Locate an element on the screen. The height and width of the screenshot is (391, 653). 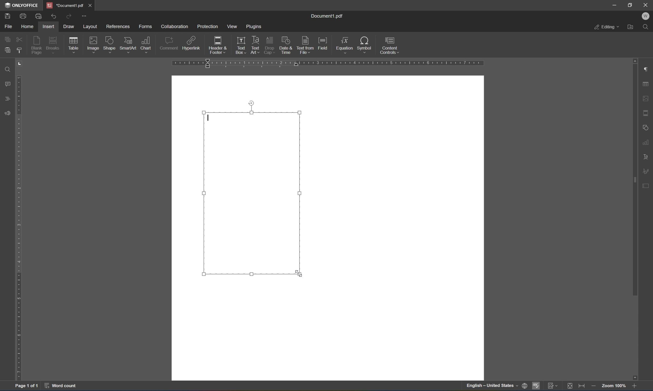
collaboration is located at coordinates (175, 27).